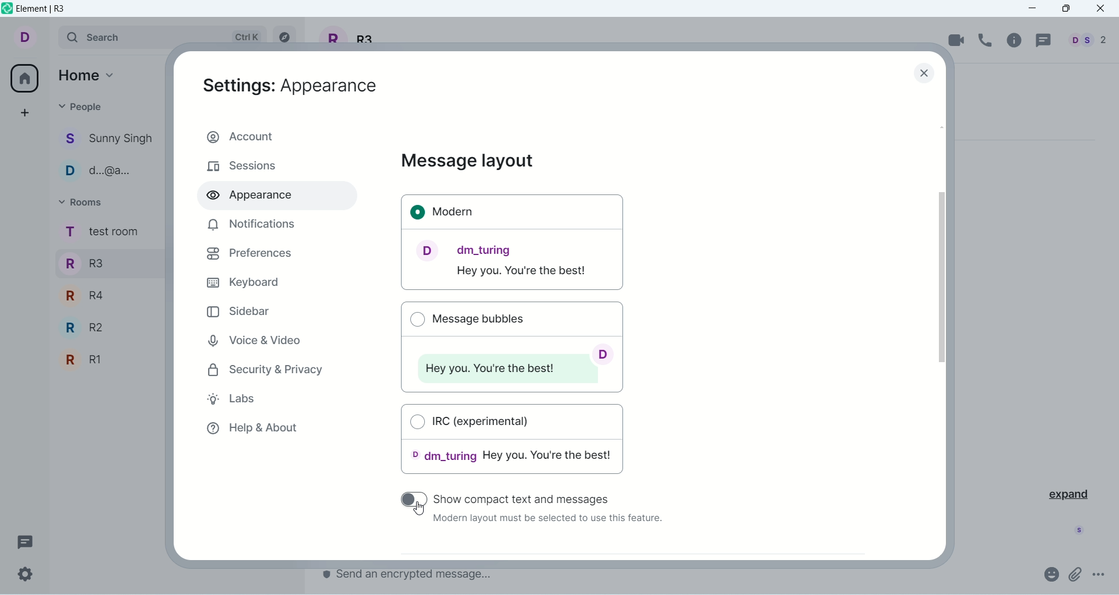 Image resolution: width=1119 pixels, height=595 pixels. Describe the element at coordinates (945, 339) in the screenshot. I see `vertical scroll bar` at that location.